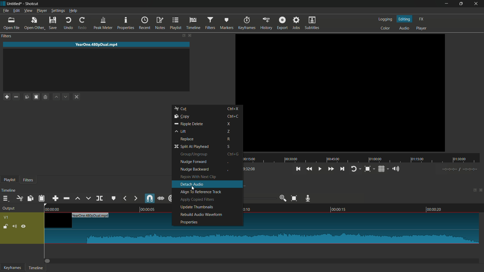 Image resolution: width=484 pixels, height=272 pixels. What do you see at coordinates (381, 169) in the screenshot?
I see `toggle grid` at bounding box center [381, 169].